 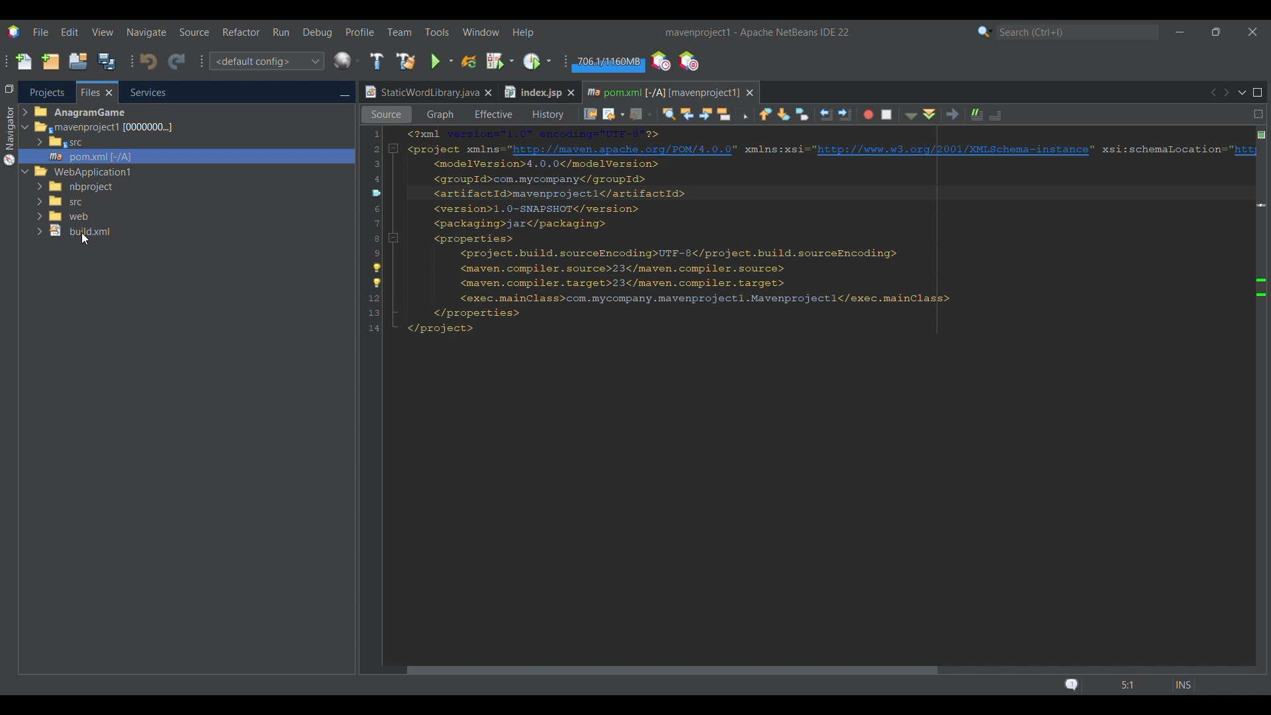 I want to click on Pause I/O checks, so click(x=688, y=61).